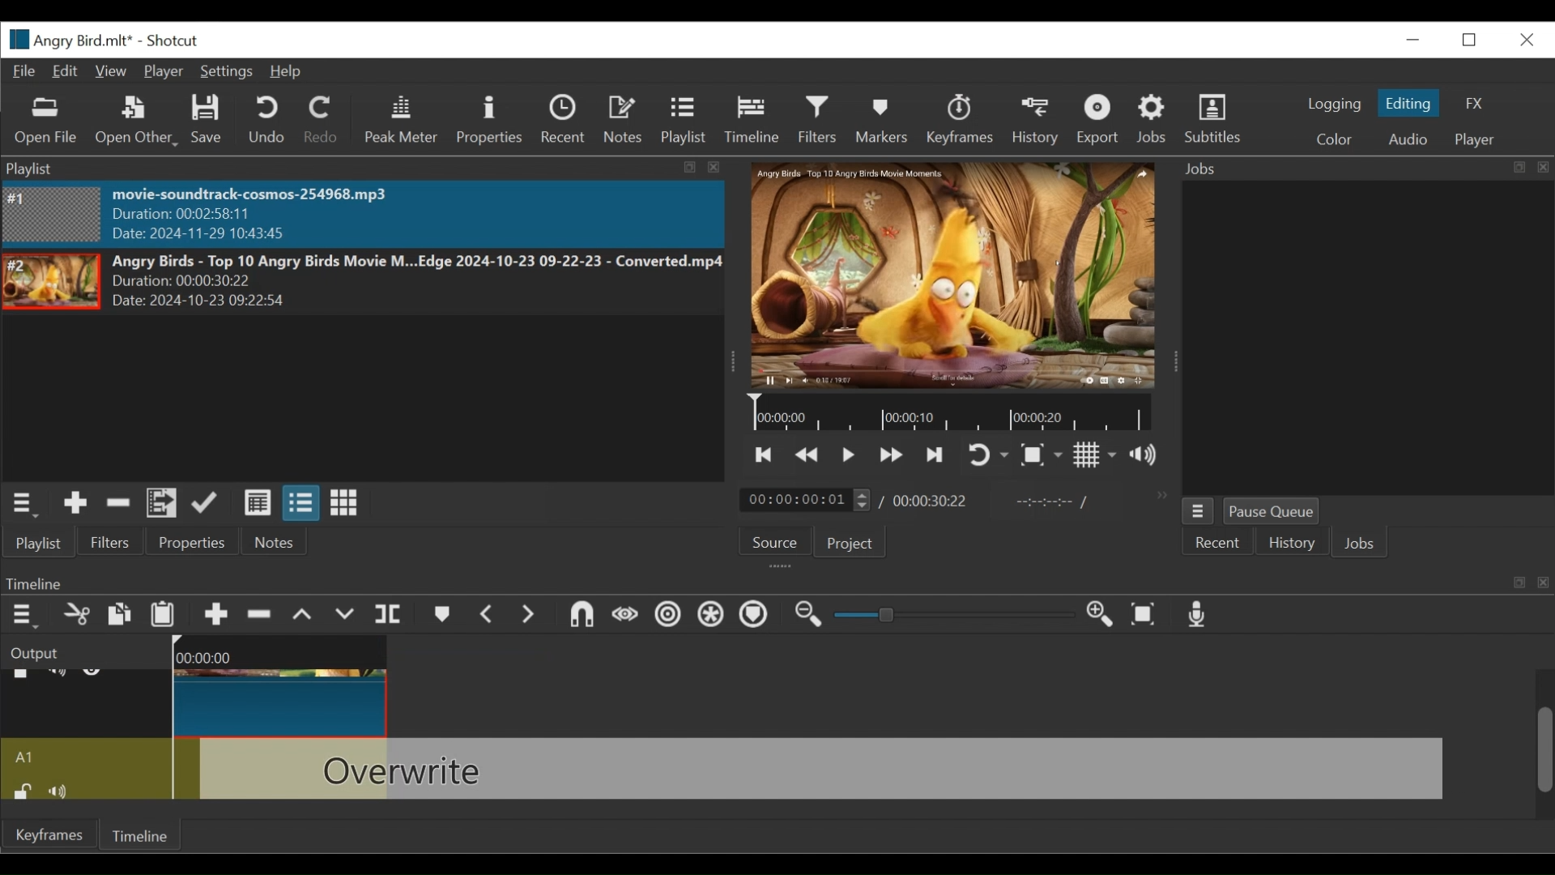 The height and width of the screenshot is (875, 1555). I want to click on Jobs Menu, so click(1198, 510).